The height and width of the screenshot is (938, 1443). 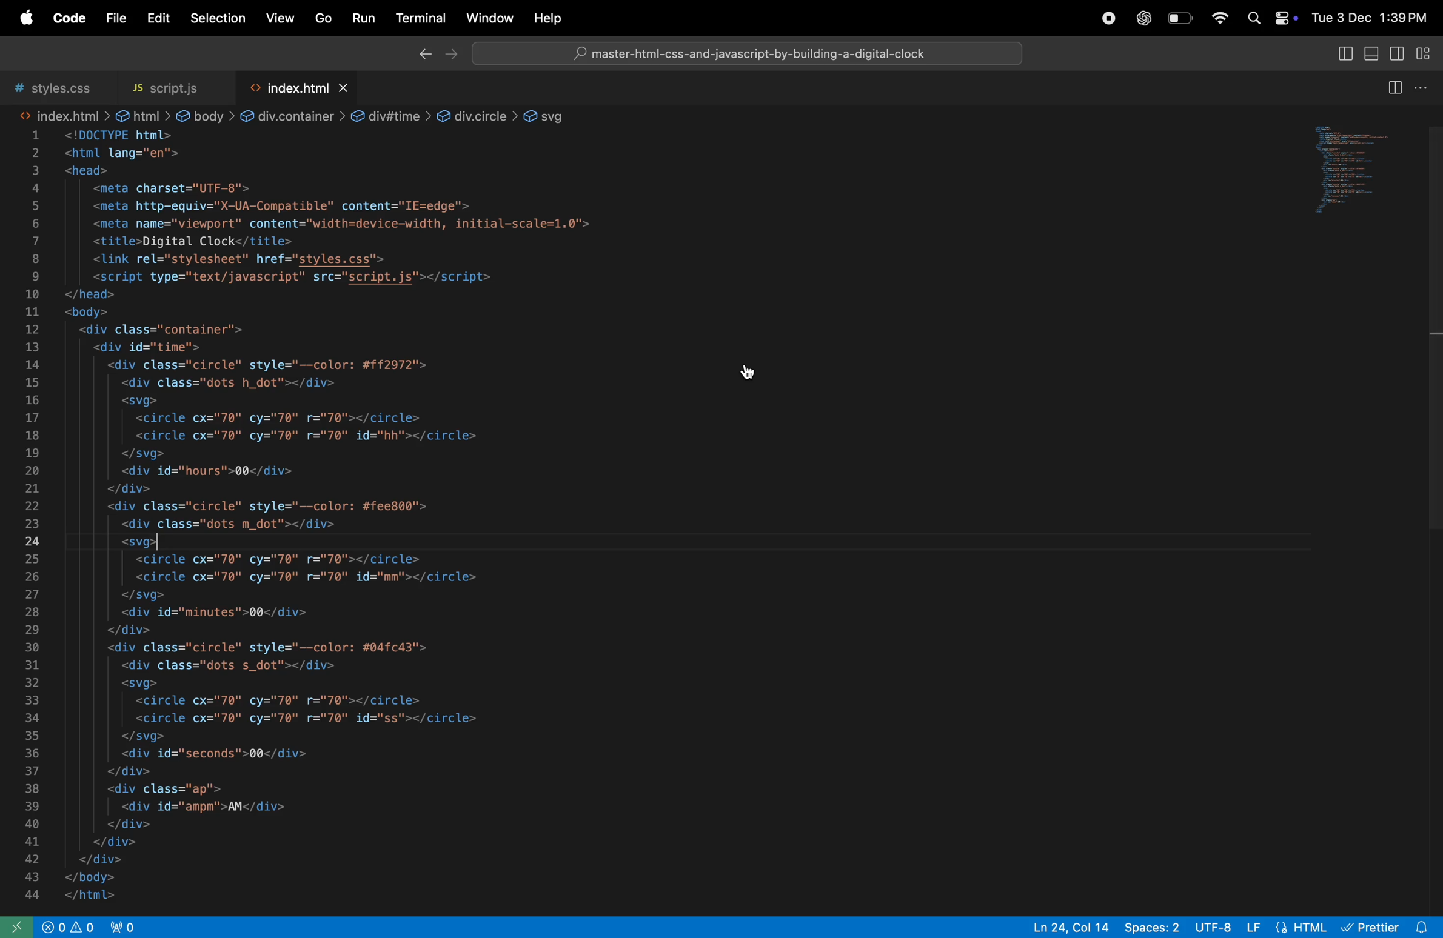 I want to click on html, so click(x=1288, y=926).